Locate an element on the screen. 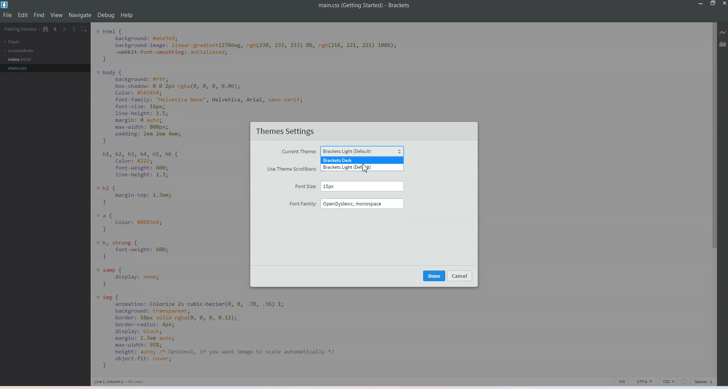  INS is located at coordinates (622, 381).